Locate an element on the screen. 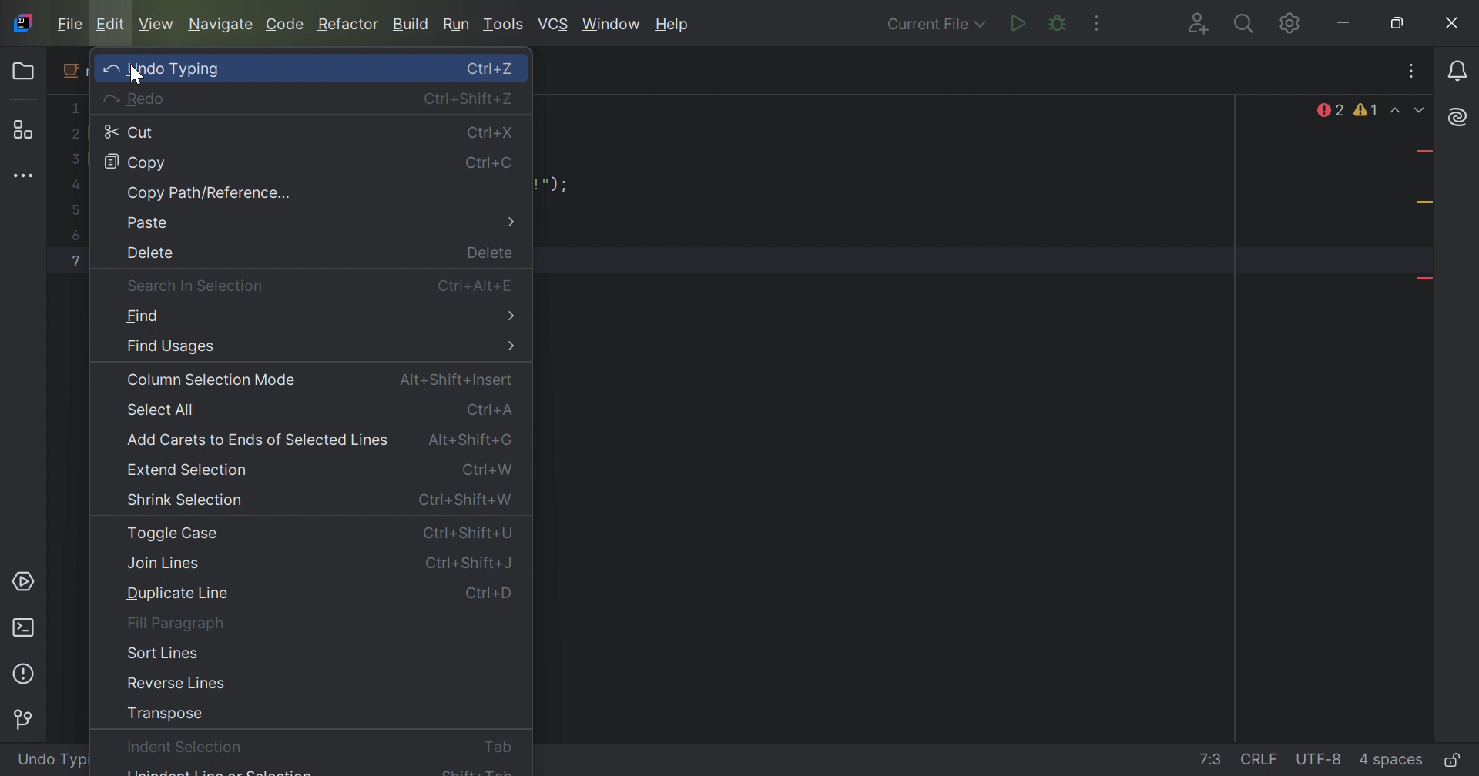 This screenshot has height=776, width=1479. Recent Files, tab Action, and More is located at coordinates (1413, 73).